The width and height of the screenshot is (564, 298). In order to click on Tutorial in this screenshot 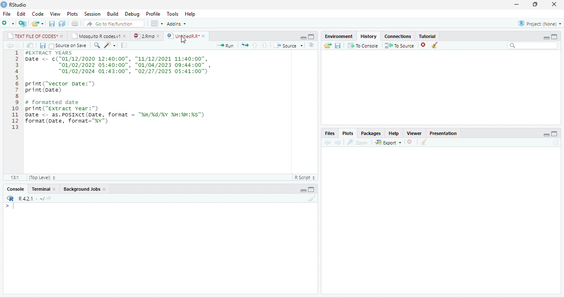, I will do `click(428, 36)`.